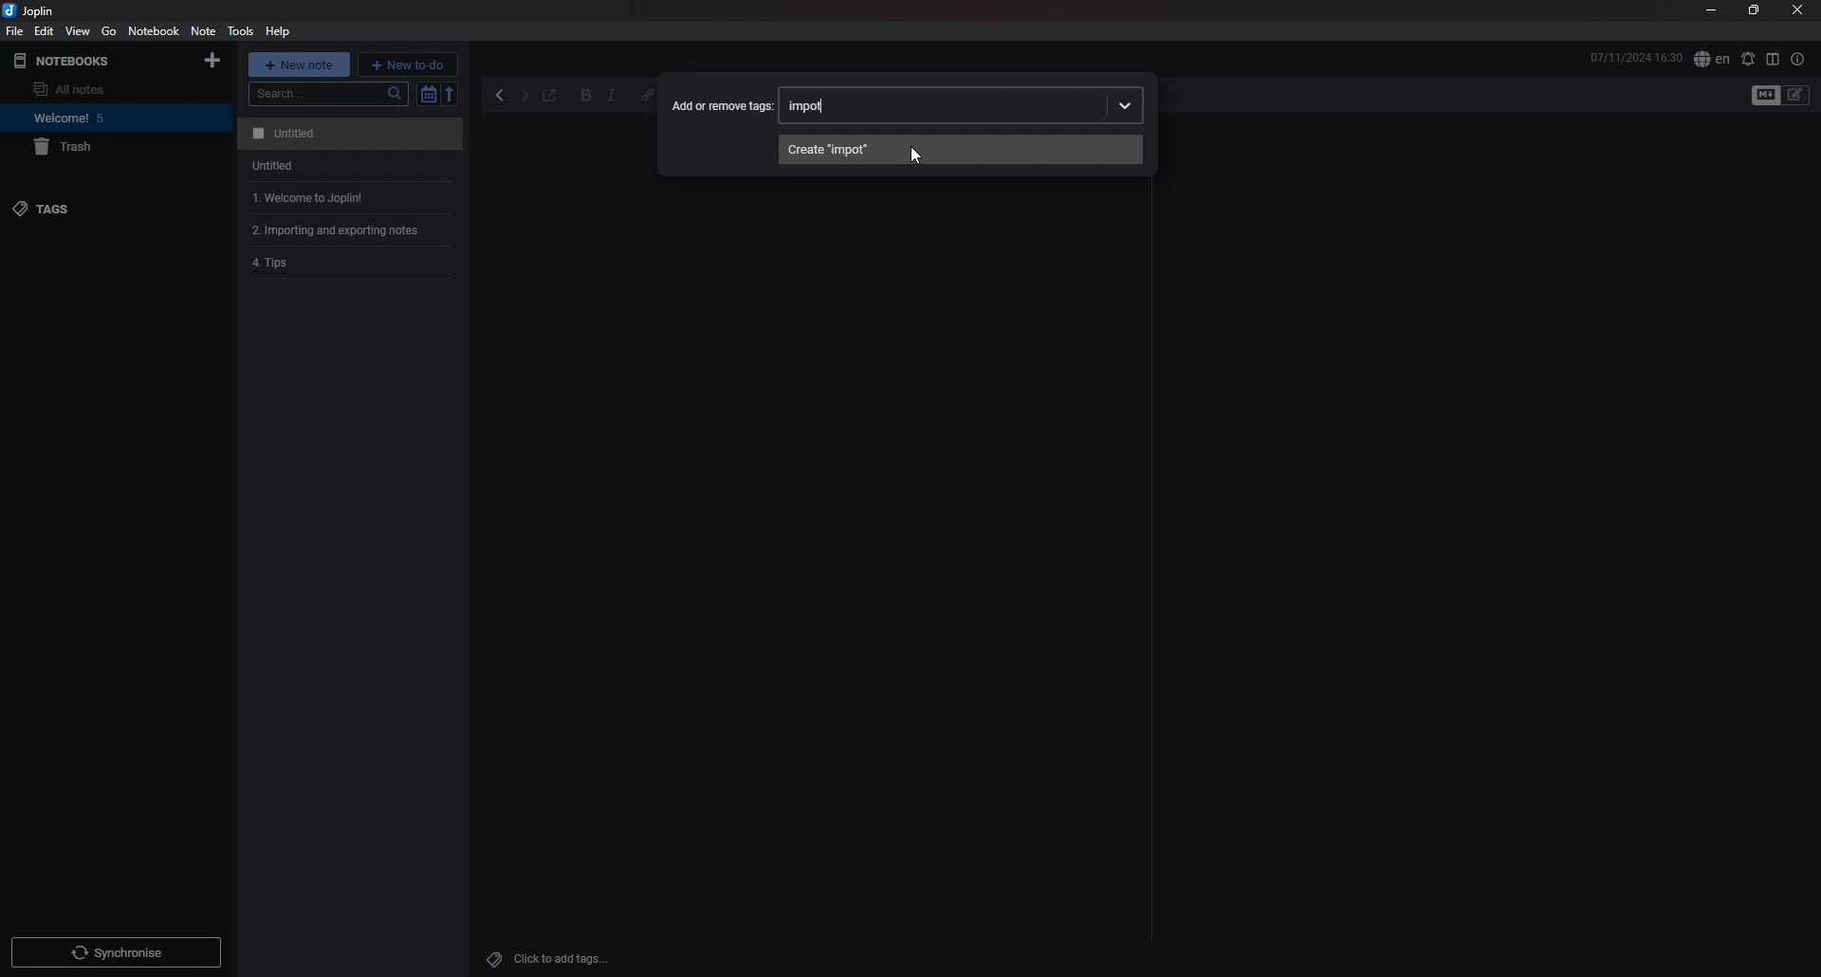 Image resolution: width=1821 pixels, height=977 pixels. What do you see at coordinates (723, 104) in the screenshot?
I see `add or remove tags` at bounding box center [723, 104].